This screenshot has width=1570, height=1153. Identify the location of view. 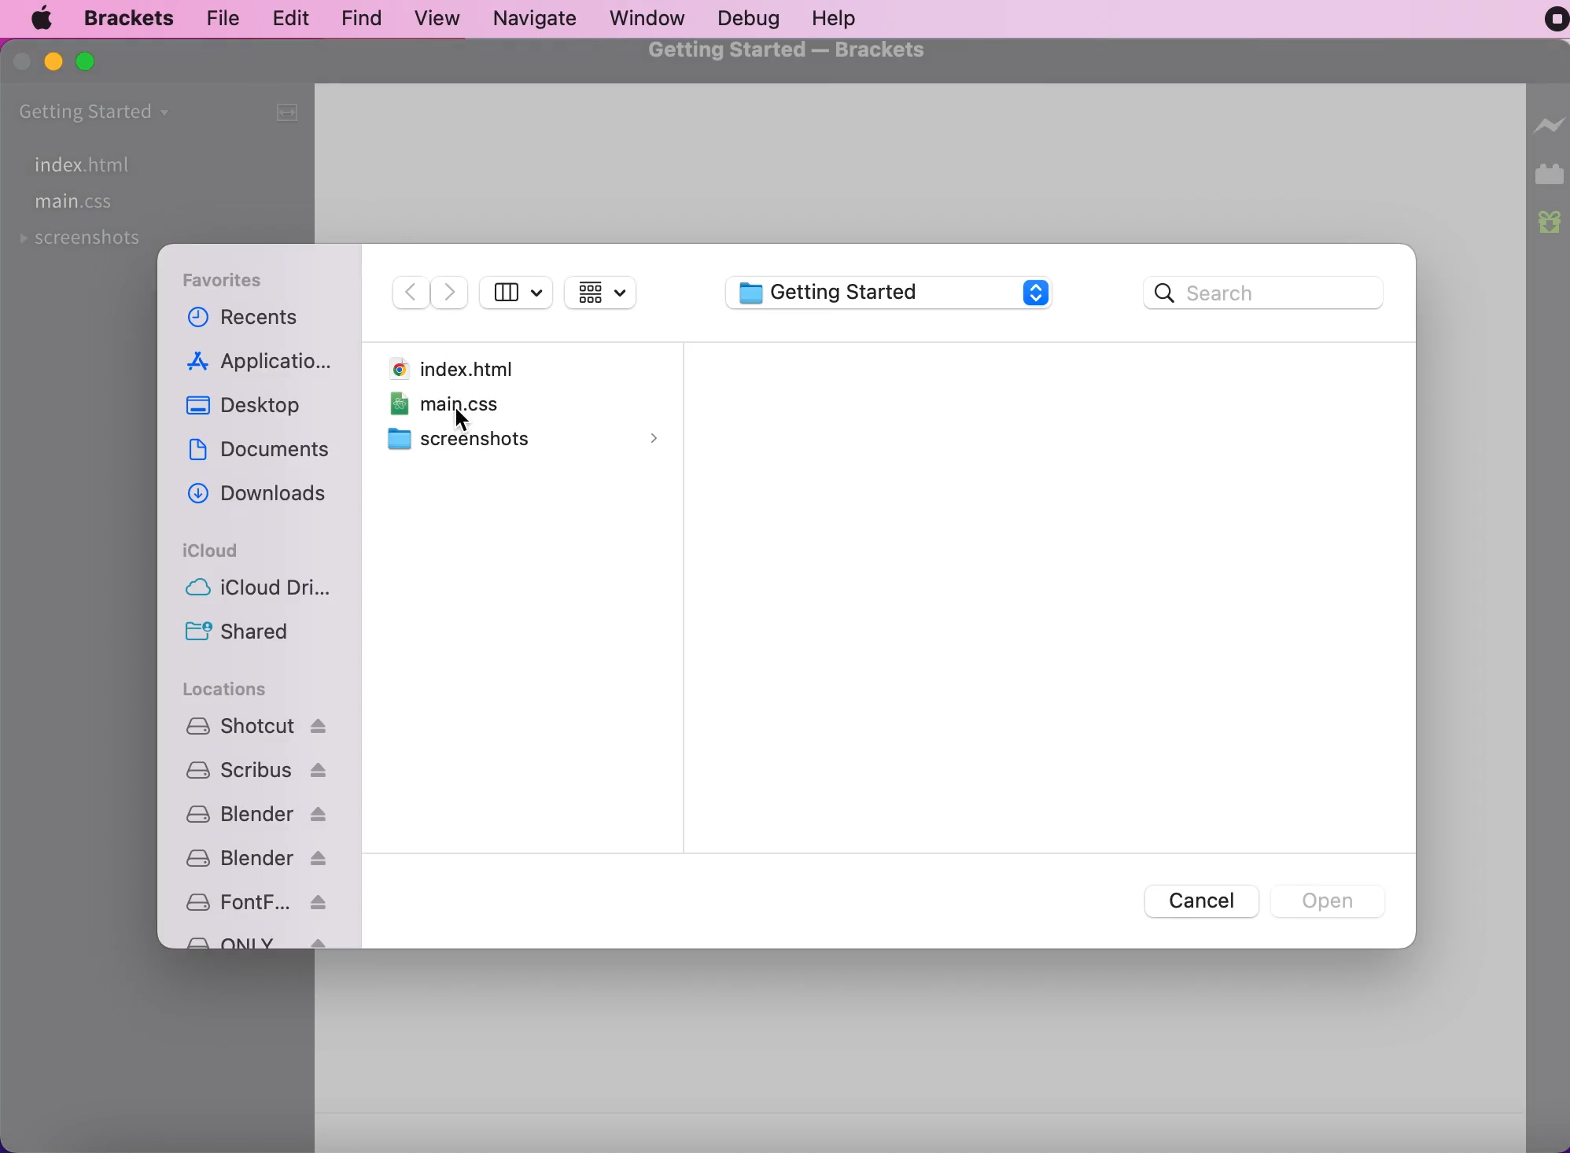
(440, 17).